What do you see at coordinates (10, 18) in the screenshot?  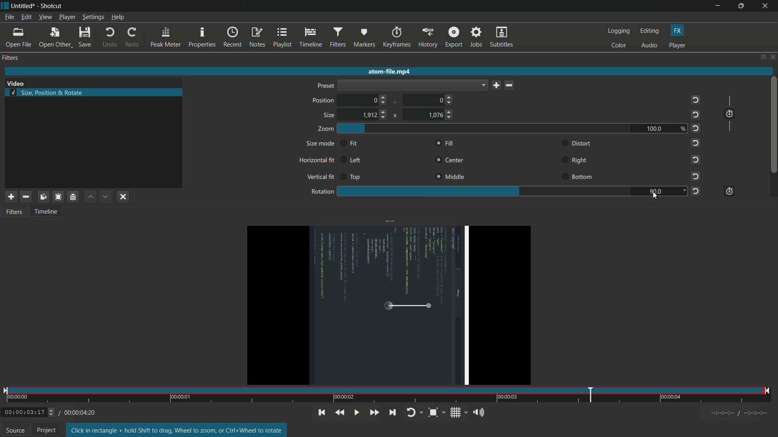 I see `file menu` at bounding box center [10, 18].